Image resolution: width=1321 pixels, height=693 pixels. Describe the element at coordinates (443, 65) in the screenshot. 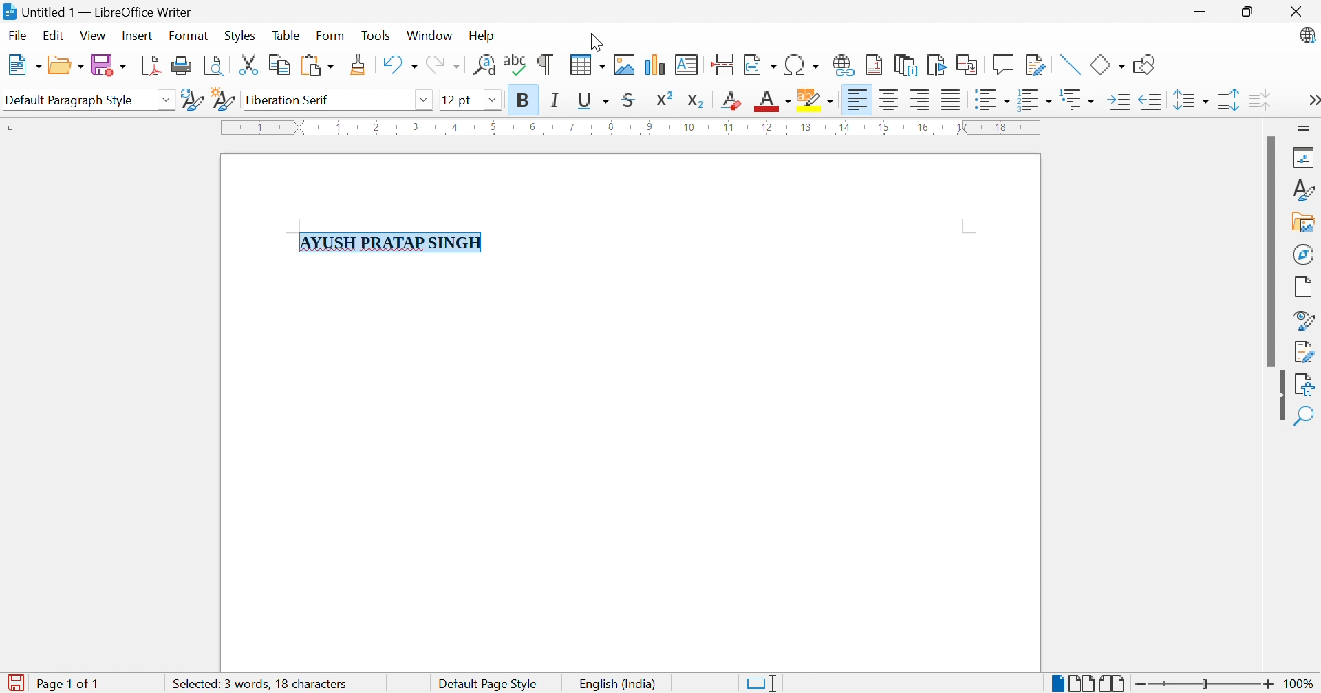

I see `Redo` at that location.